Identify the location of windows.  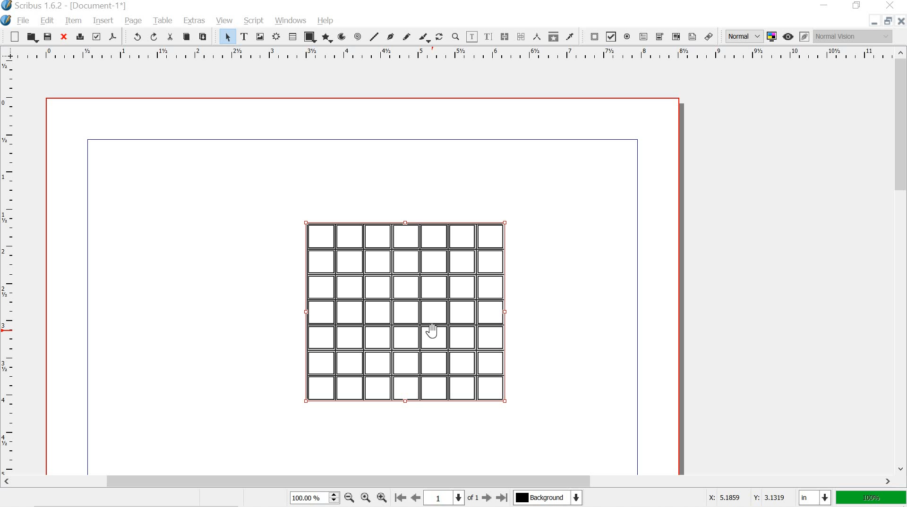
(292, 21).